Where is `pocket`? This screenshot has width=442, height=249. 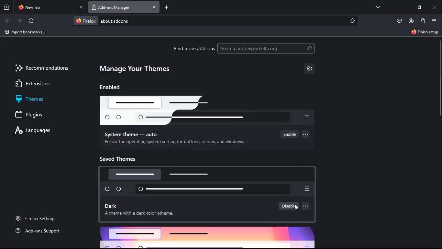
pocket is located at coordinates (399, 21).